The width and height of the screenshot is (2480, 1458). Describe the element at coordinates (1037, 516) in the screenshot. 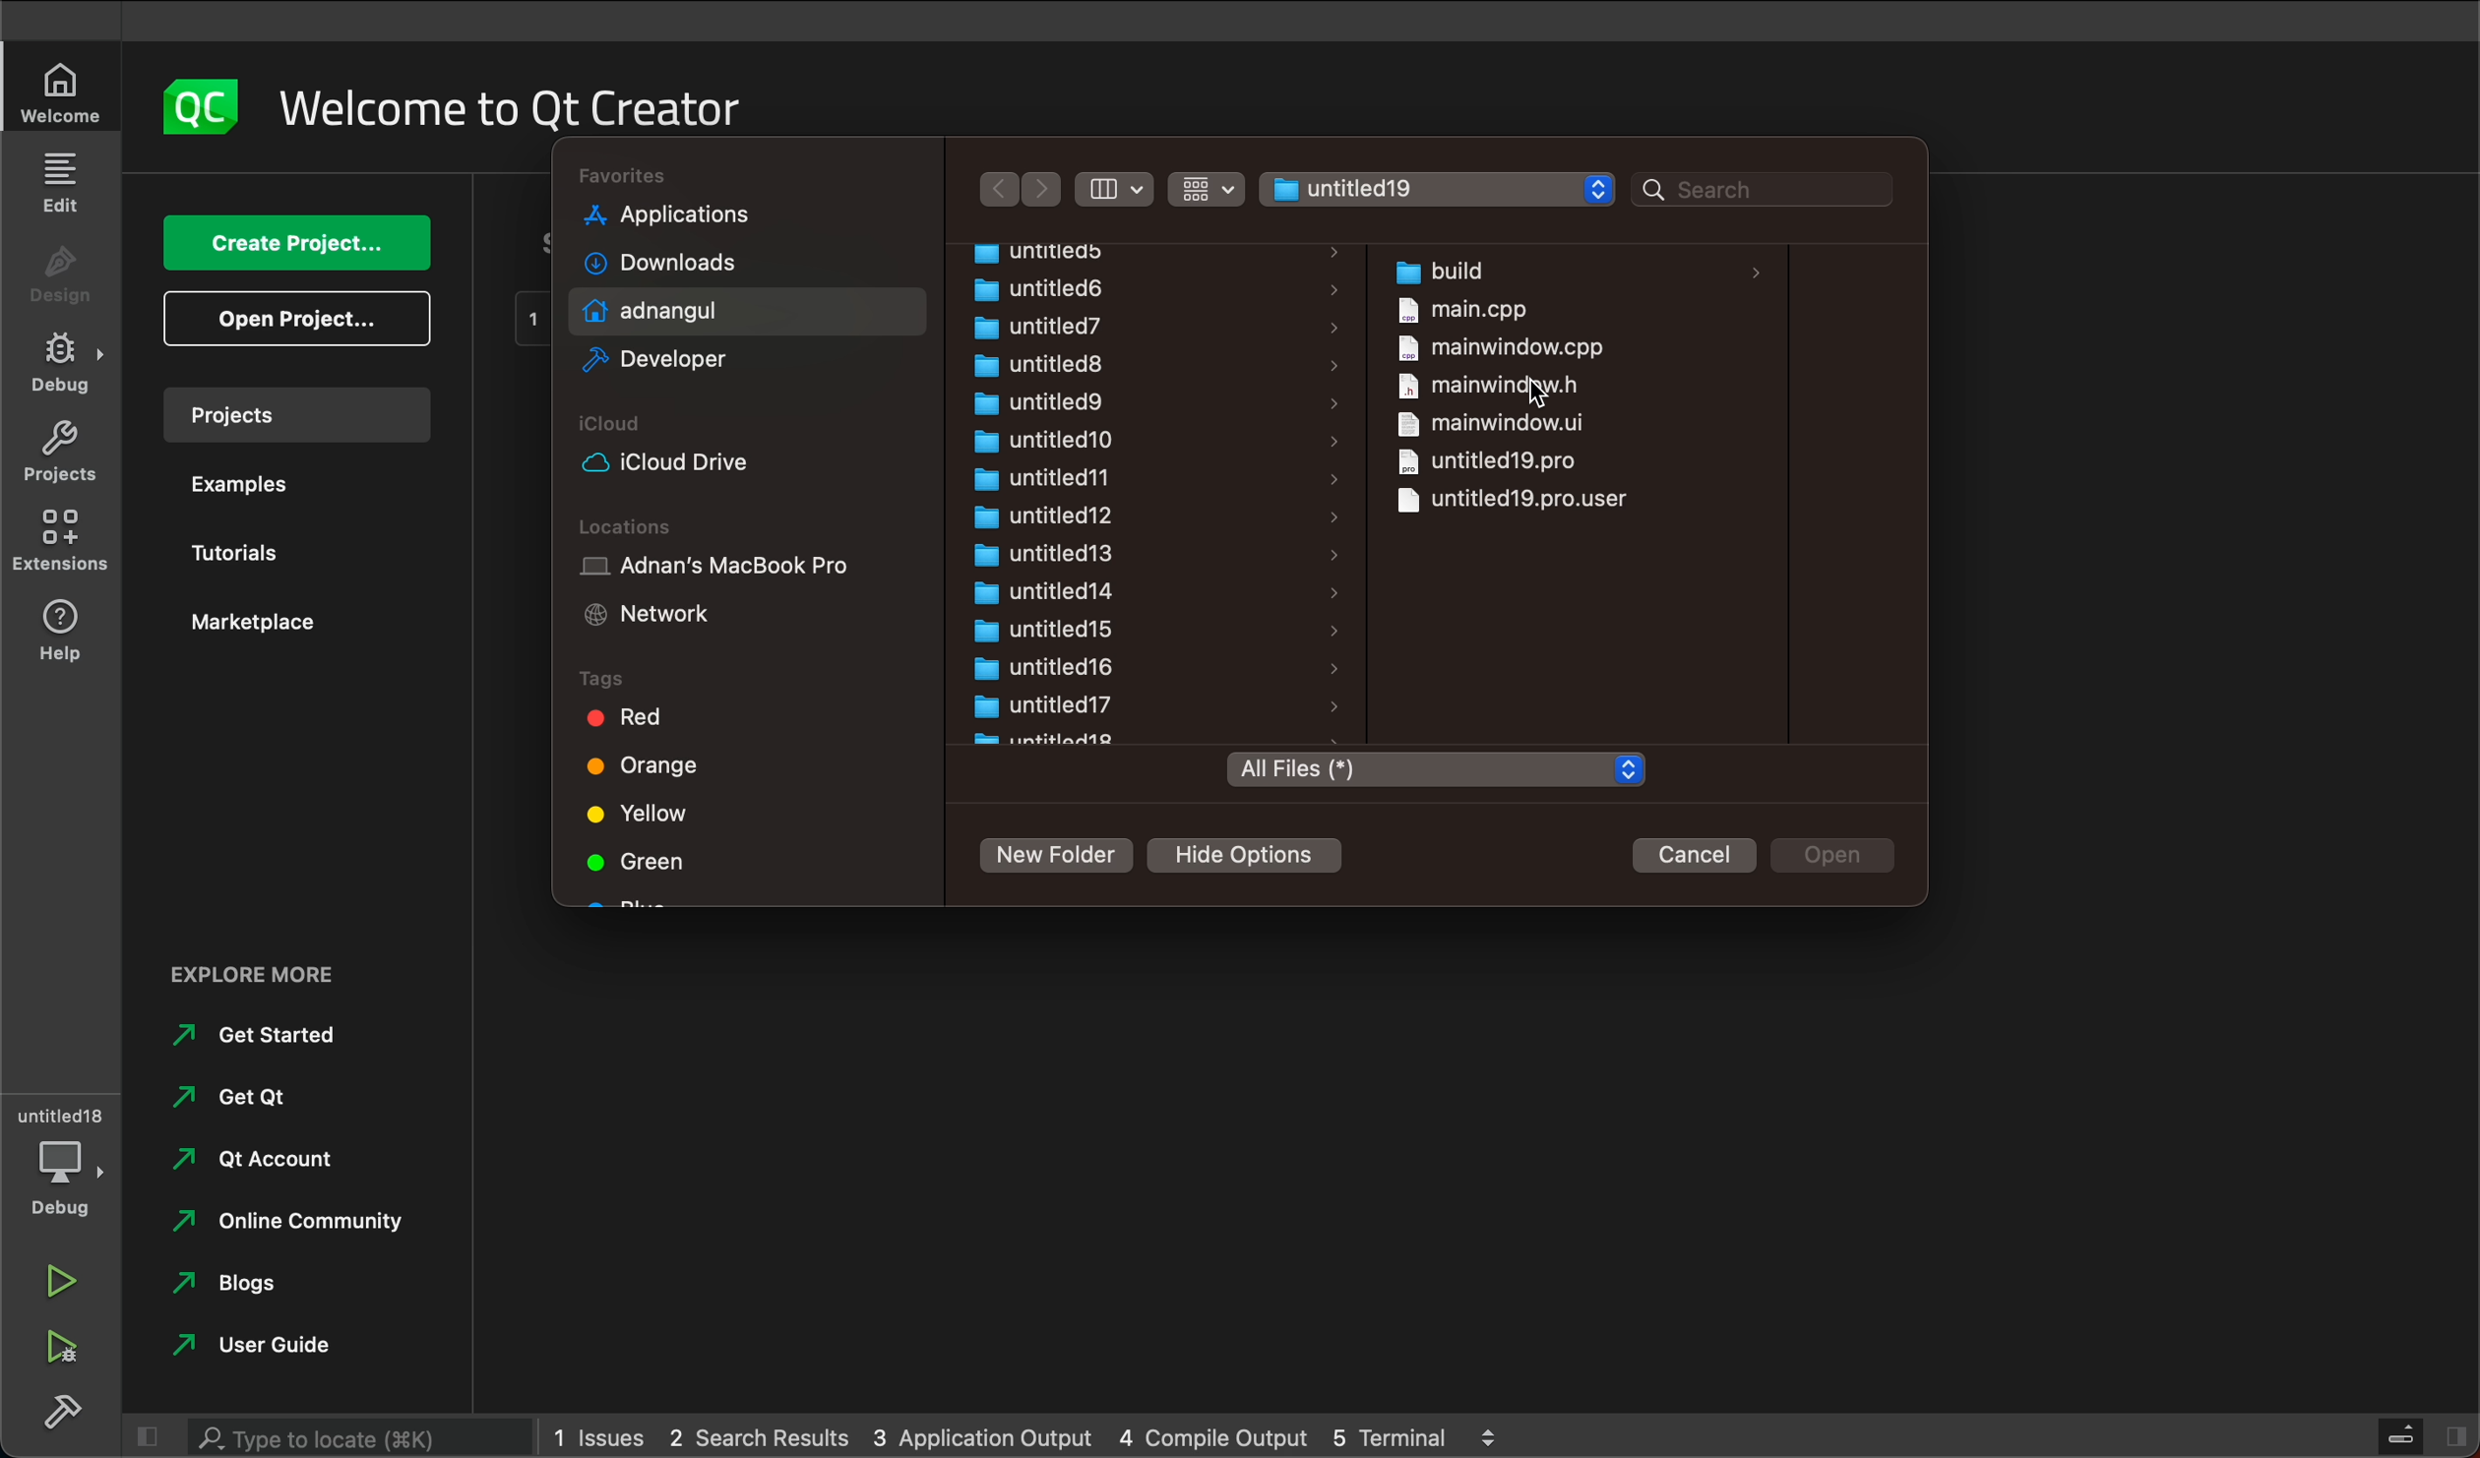

I see `untitled12` at that location.